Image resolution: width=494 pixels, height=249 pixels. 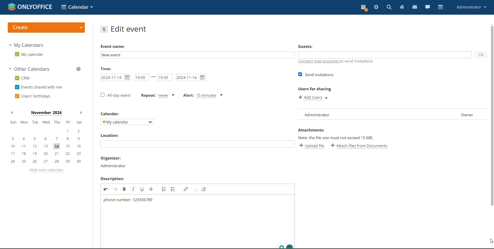 I want to click on users for sharing, so click(x=314, y=89).